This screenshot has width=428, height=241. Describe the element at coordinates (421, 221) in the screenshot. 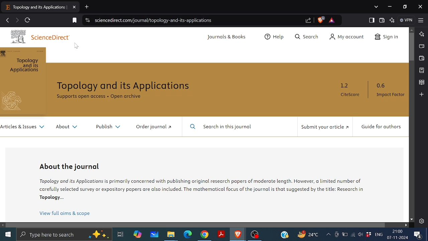

I see `Settings` at that location.